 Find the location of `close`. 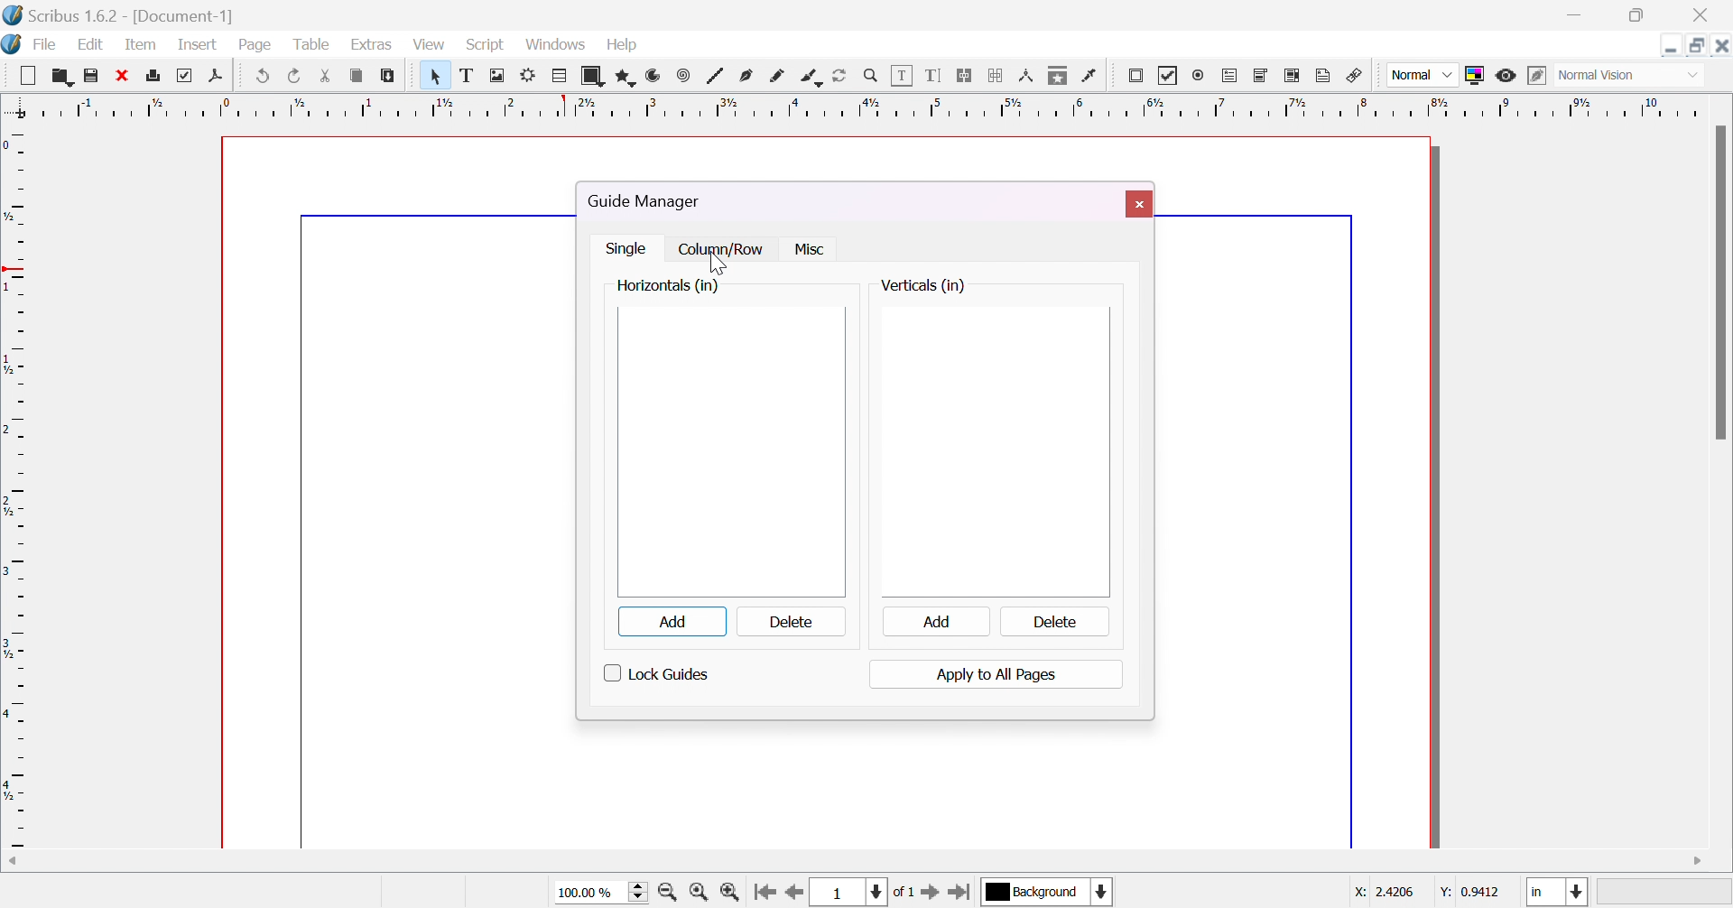

close is located at coordinates (1706, 13).